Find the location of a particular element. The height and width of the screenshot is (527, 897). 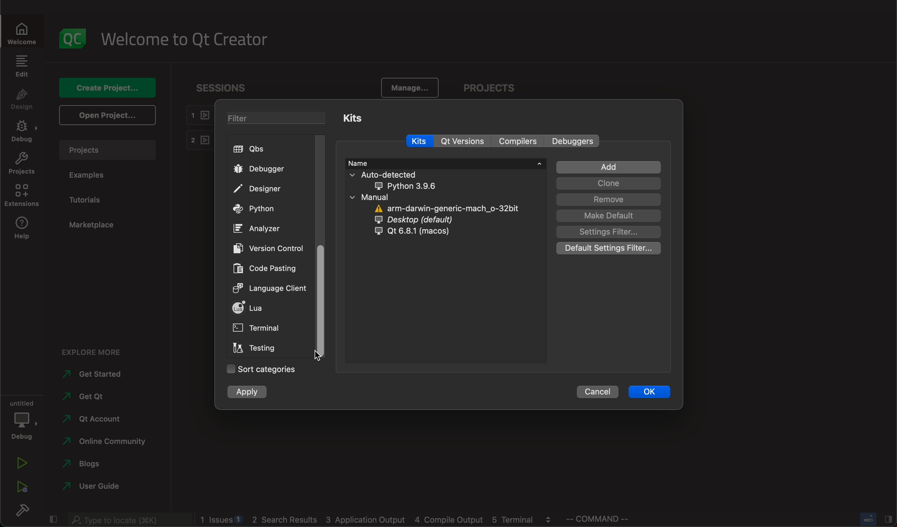

commands is located at coordinates (602, 520).